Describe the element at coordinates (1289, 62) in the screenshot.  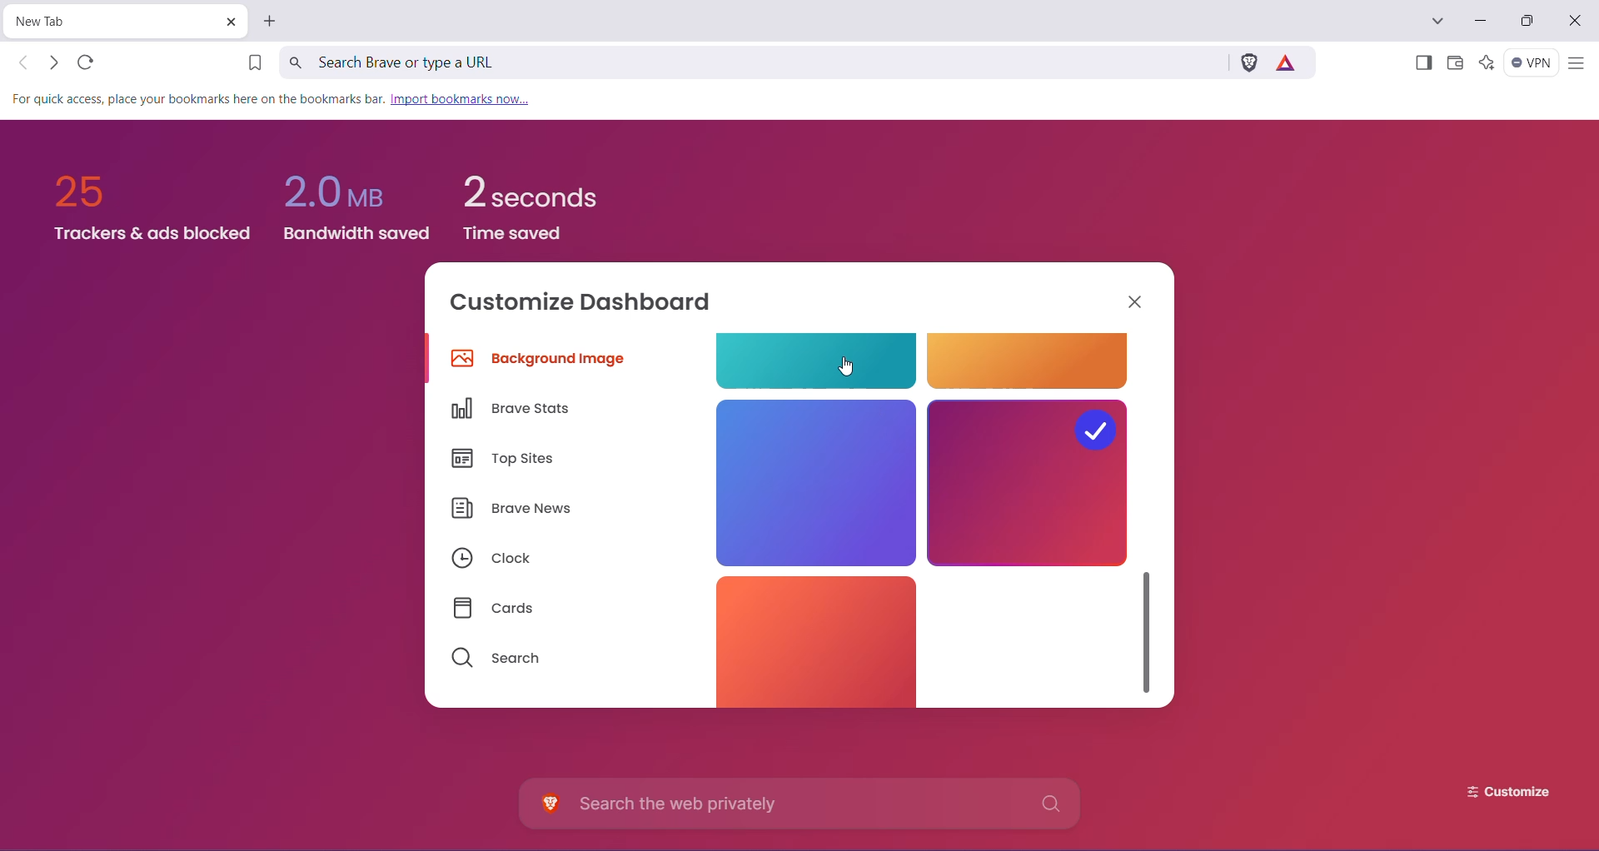
I see `Earn tokens for private Ads you see in Brave` at that location.